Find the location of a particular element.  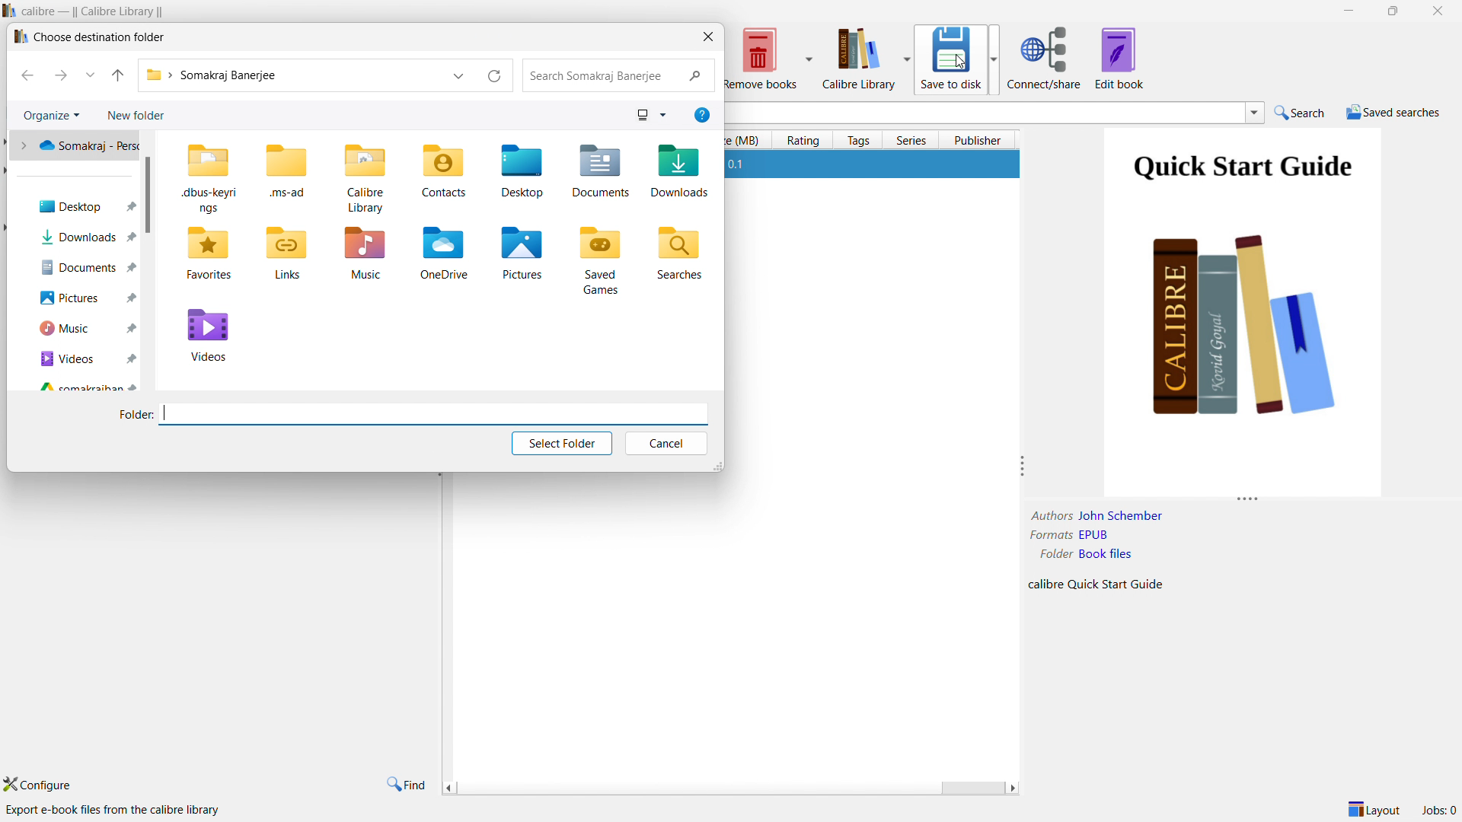

Calibre Library is located at coordinates (369, 178).